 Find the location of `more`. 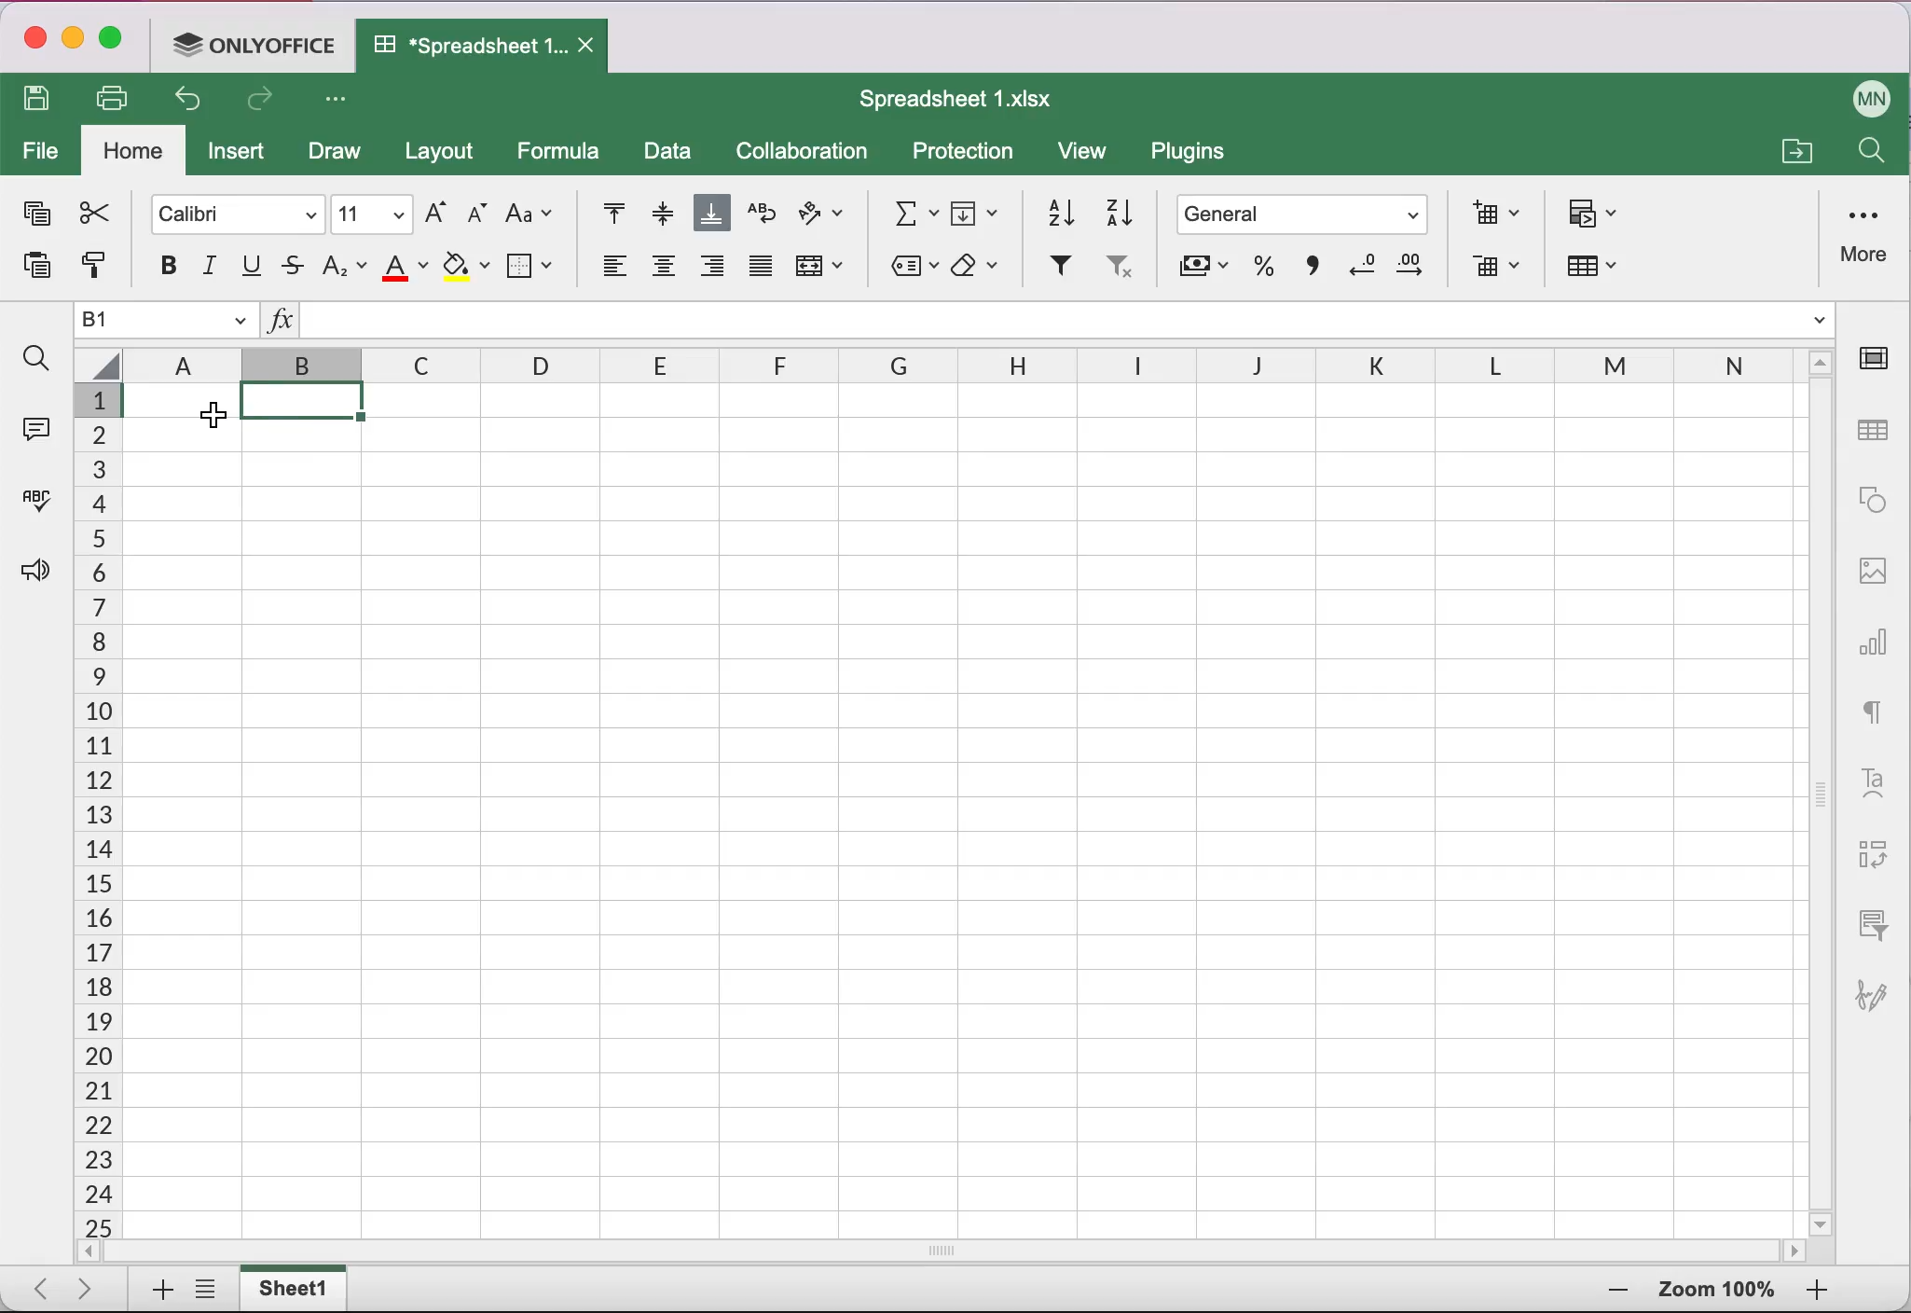

more is located at coordinates (1867, 233).